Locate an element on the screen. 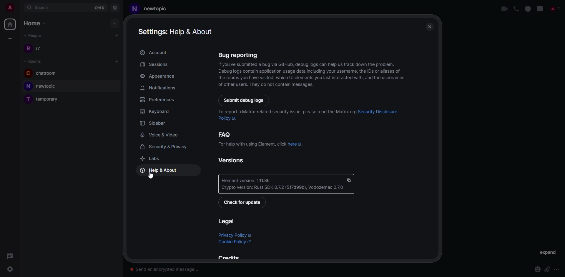 The image size is (565, 277). cursor is located at coordinates (153, 177).